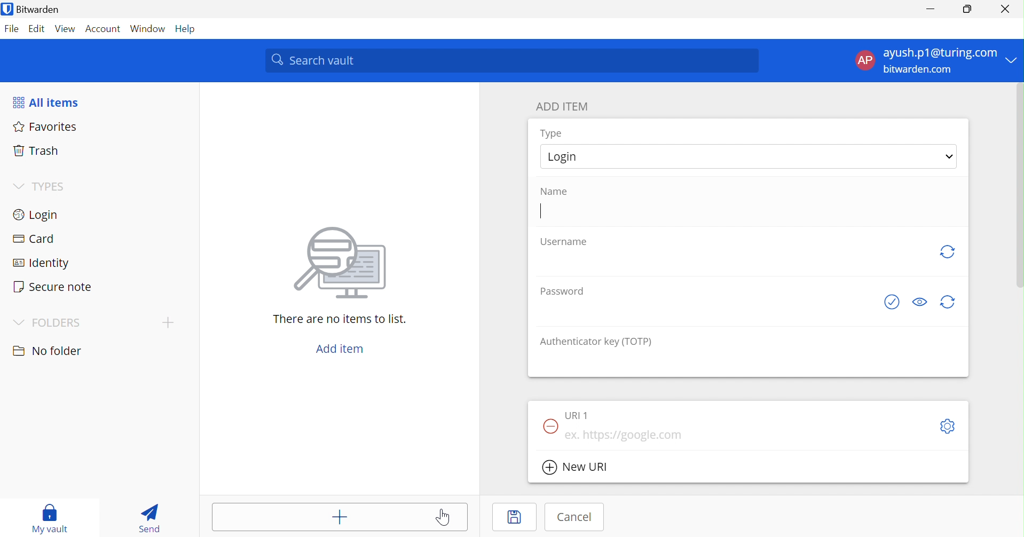 The image size is (1024, 537). Describe the element at coordinates (46, 101) in the screenshot. I see `All items` at that location.